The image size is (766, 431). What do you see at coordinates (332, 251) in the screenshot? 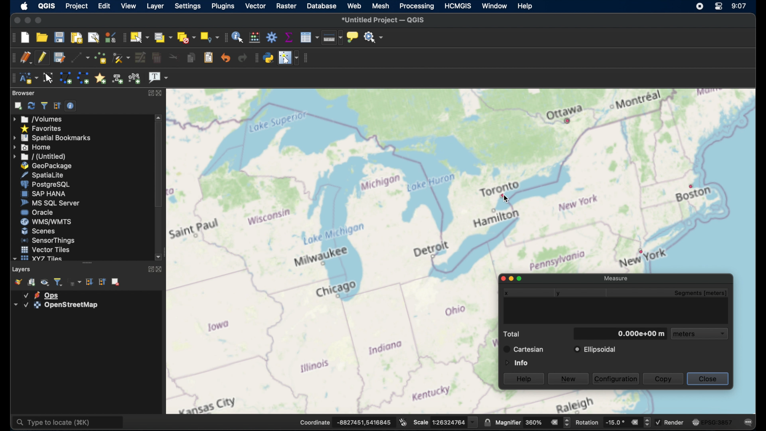
I see `open street map` at bounding box center [332, 251].